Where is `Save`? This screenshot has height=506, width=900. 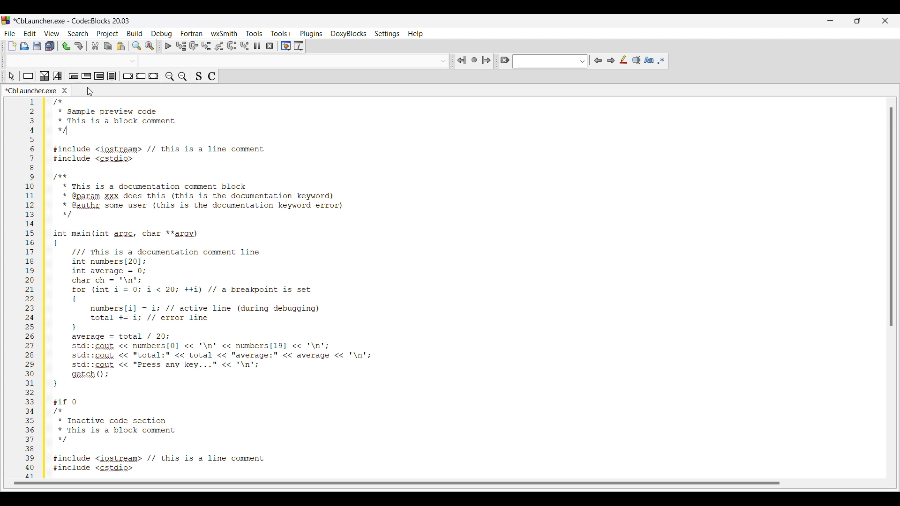
Save is located at coordinates (37, 46).